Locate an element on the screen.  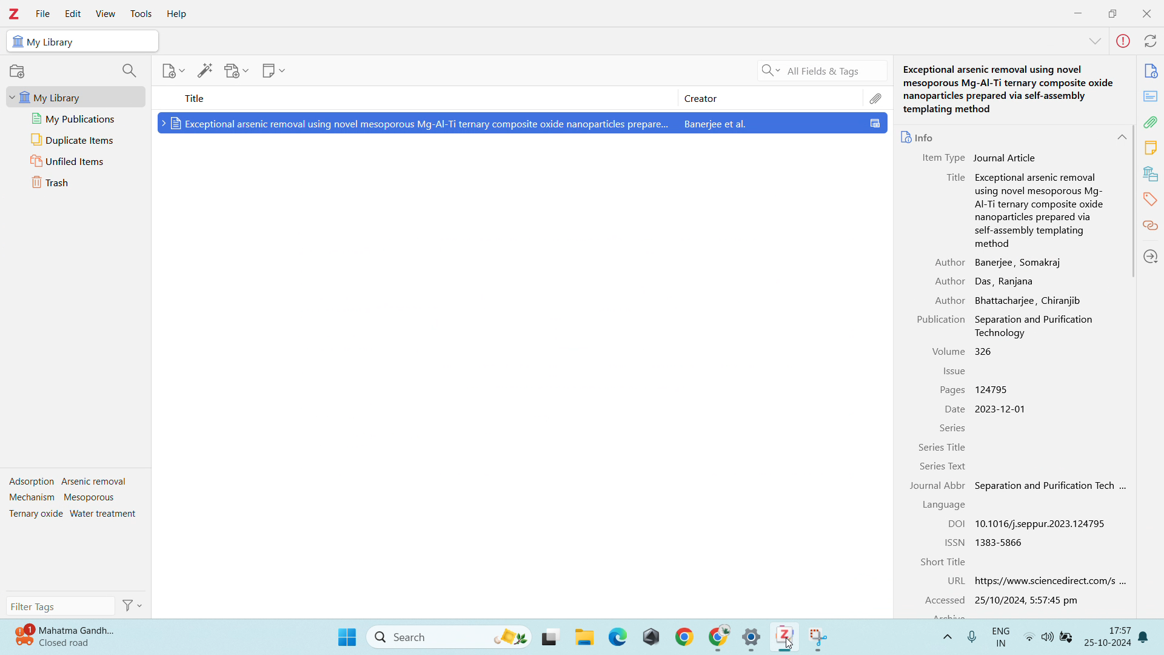
Mechanism Mesoporous is located at coordinates (66, 499).